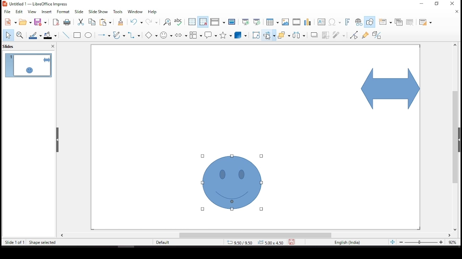 The image size is (462, 259). What do you see at coordinates (89, 36) in the screenshot?
I see `ellipse` at bounding box center [89, 36].